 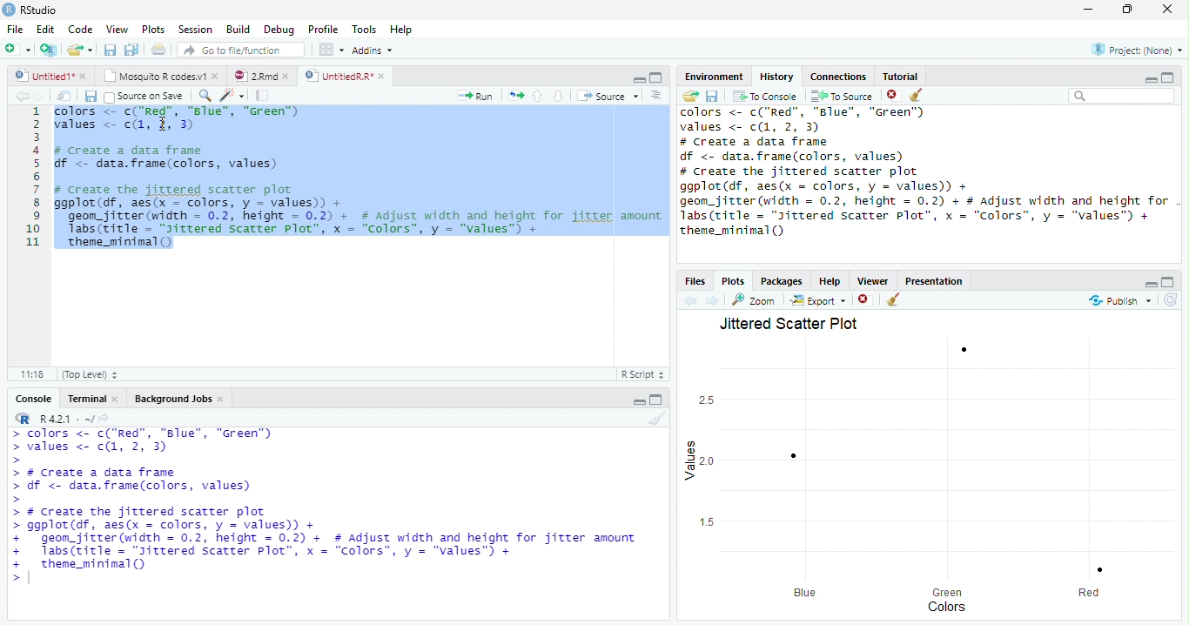 What do you see at coordinates (925, 172) in the screenshot?
I see `colors <- c("rRed”, "Blue", "Green”)

values <= c(1, 2, 3)

# Create a data frame

df <- data.frame(colors, values)

# Create the jittered scatter plot

9gp1oT(df, aes(x = colors, y = values)) +

geom_jitter (width = 0.2, height = 0.2) + # Adjust width and height for
labs (title = "Jittered scatter Plot”, x = “Colors”, y = "values™) +
theme_minimal()` at bounding box center [925, 172].